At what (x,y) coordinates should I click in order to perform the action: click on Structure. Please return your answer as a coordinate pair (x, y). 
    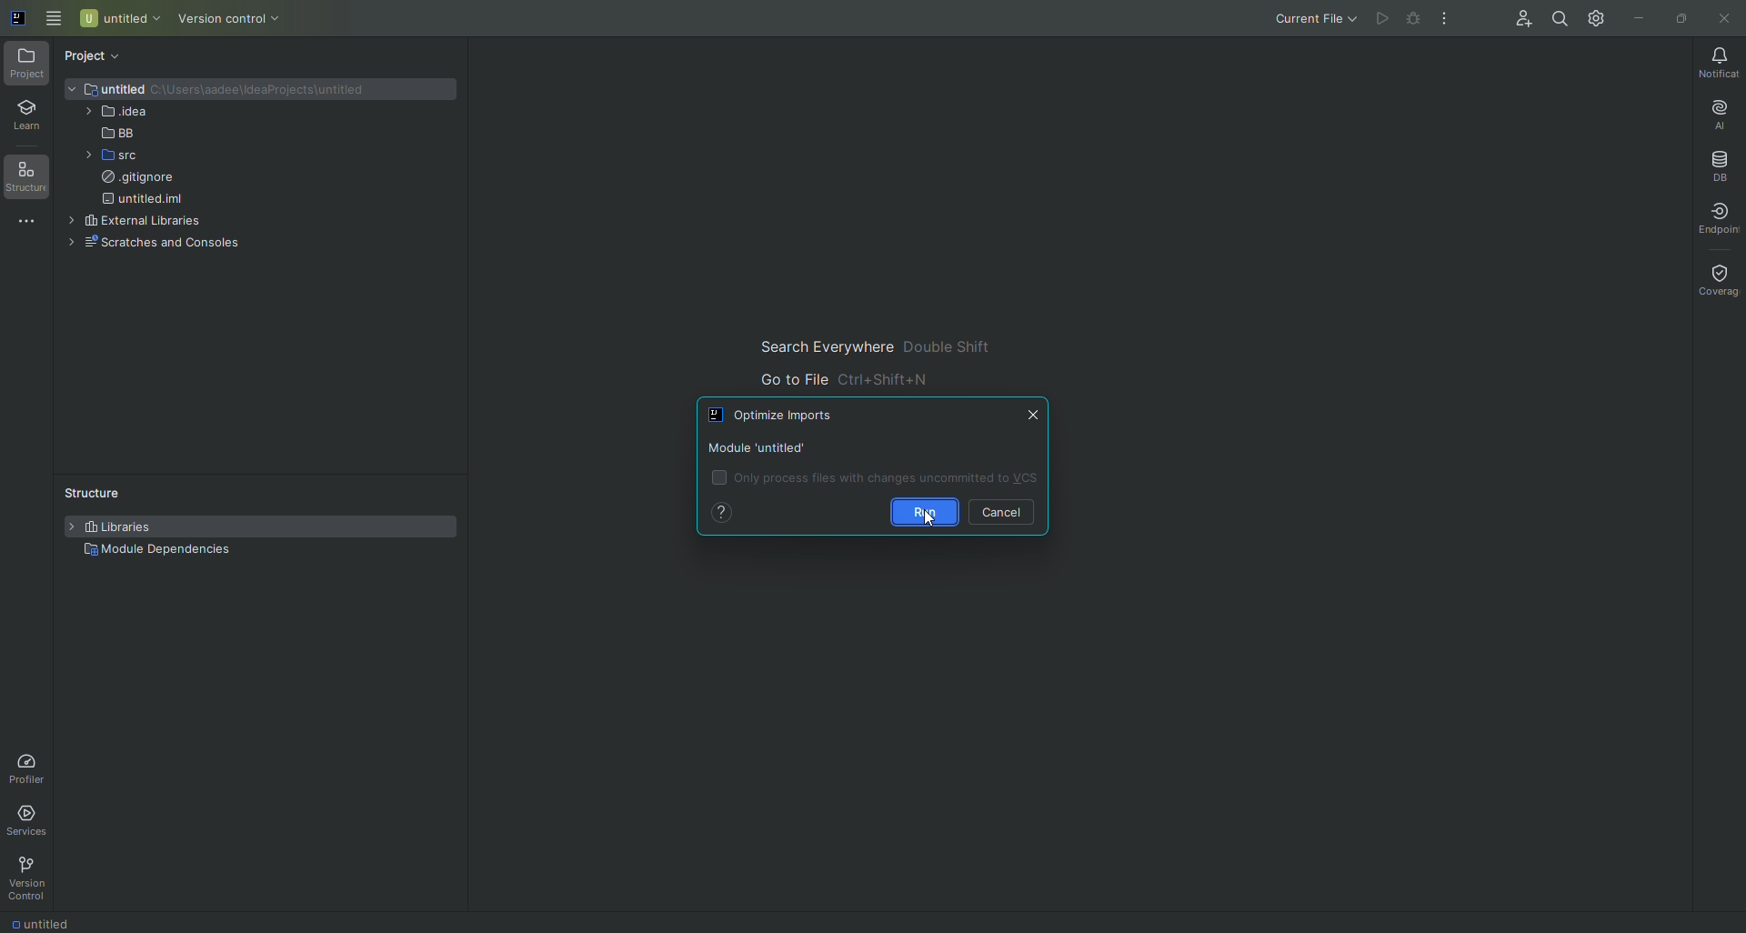
    Looking at the image, I should click on (26, 178).